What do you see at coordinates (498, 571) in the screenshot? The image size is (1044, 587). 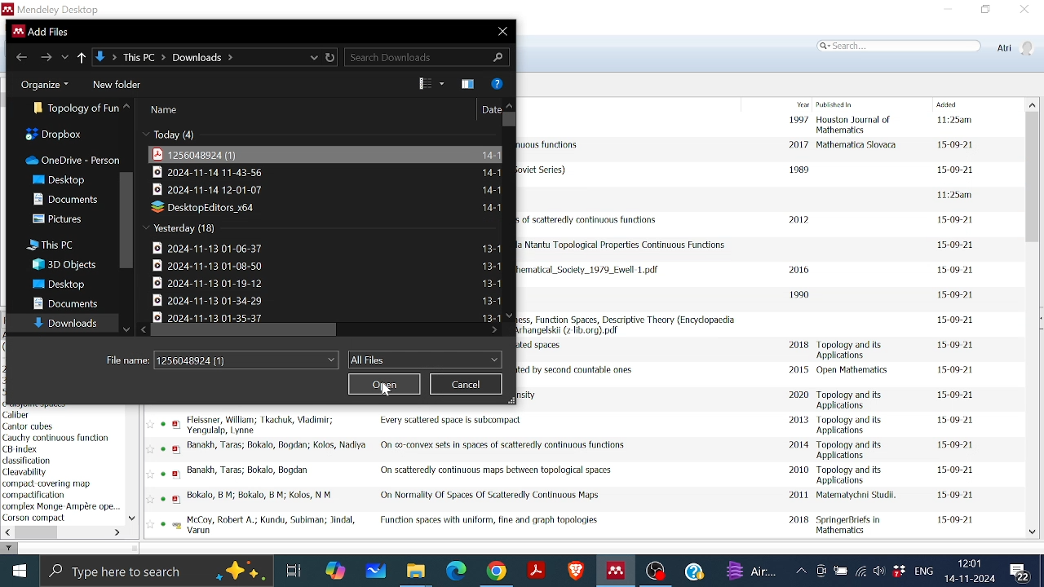 I see `Google chrome` at bounding box center [498, 571].